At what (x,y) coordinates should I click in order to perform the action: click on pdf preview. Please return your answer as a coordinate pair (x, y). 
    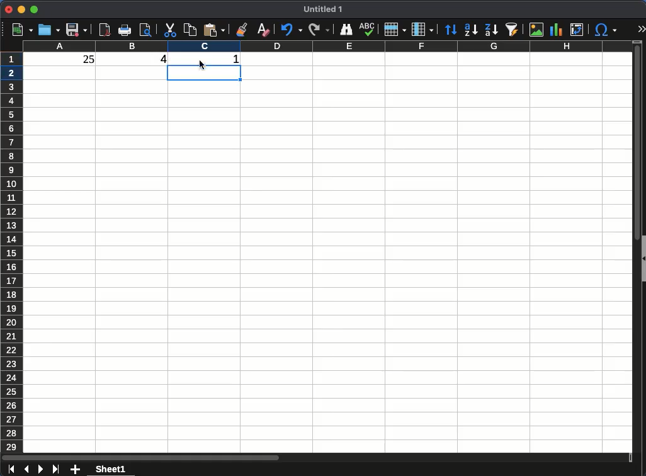
    Looking at the image, I should click on (105, 31).